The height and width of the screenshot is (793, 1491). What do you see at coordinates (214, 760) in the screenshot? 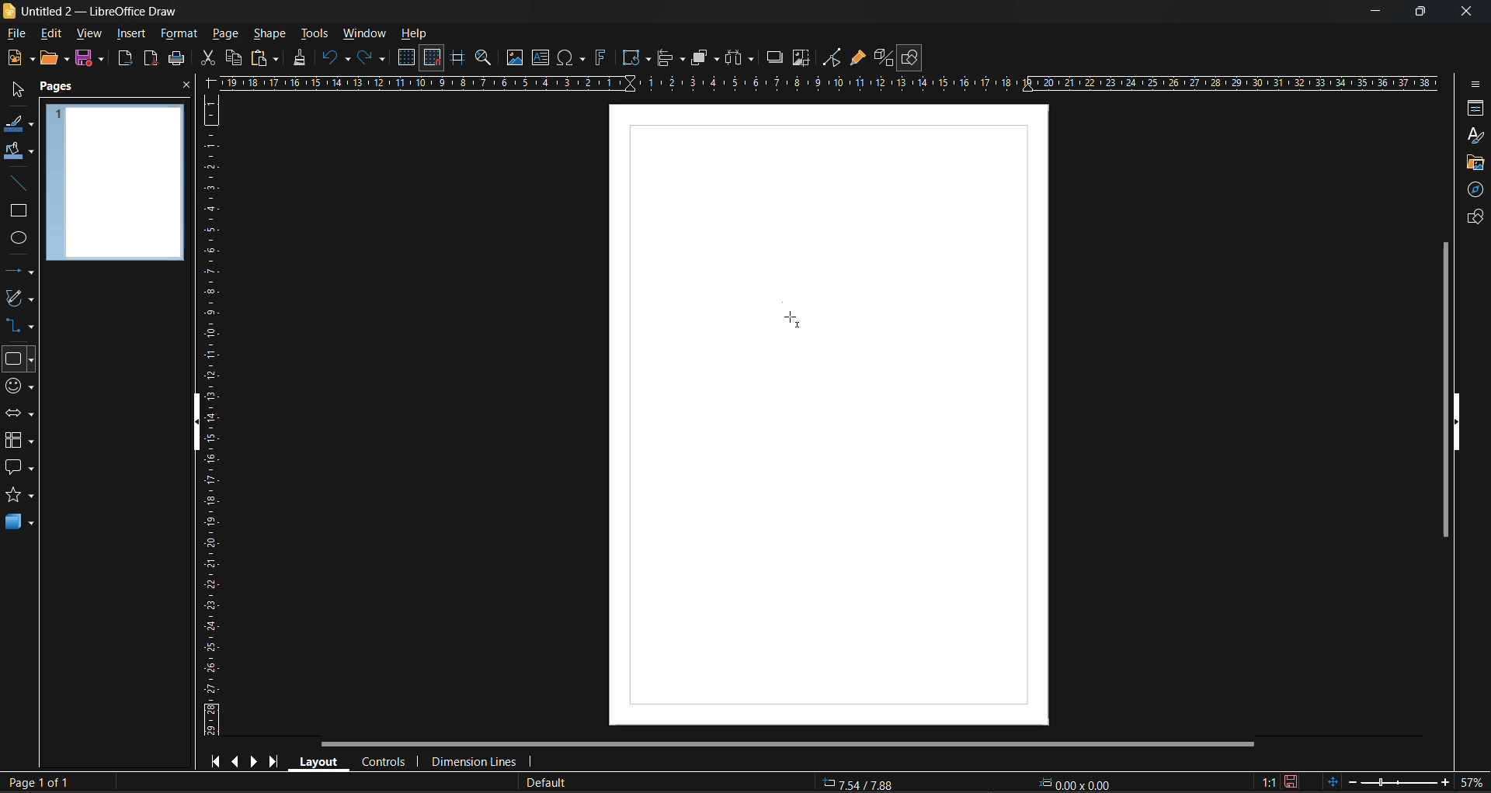
I see `first` at bounding box center [214, 760].